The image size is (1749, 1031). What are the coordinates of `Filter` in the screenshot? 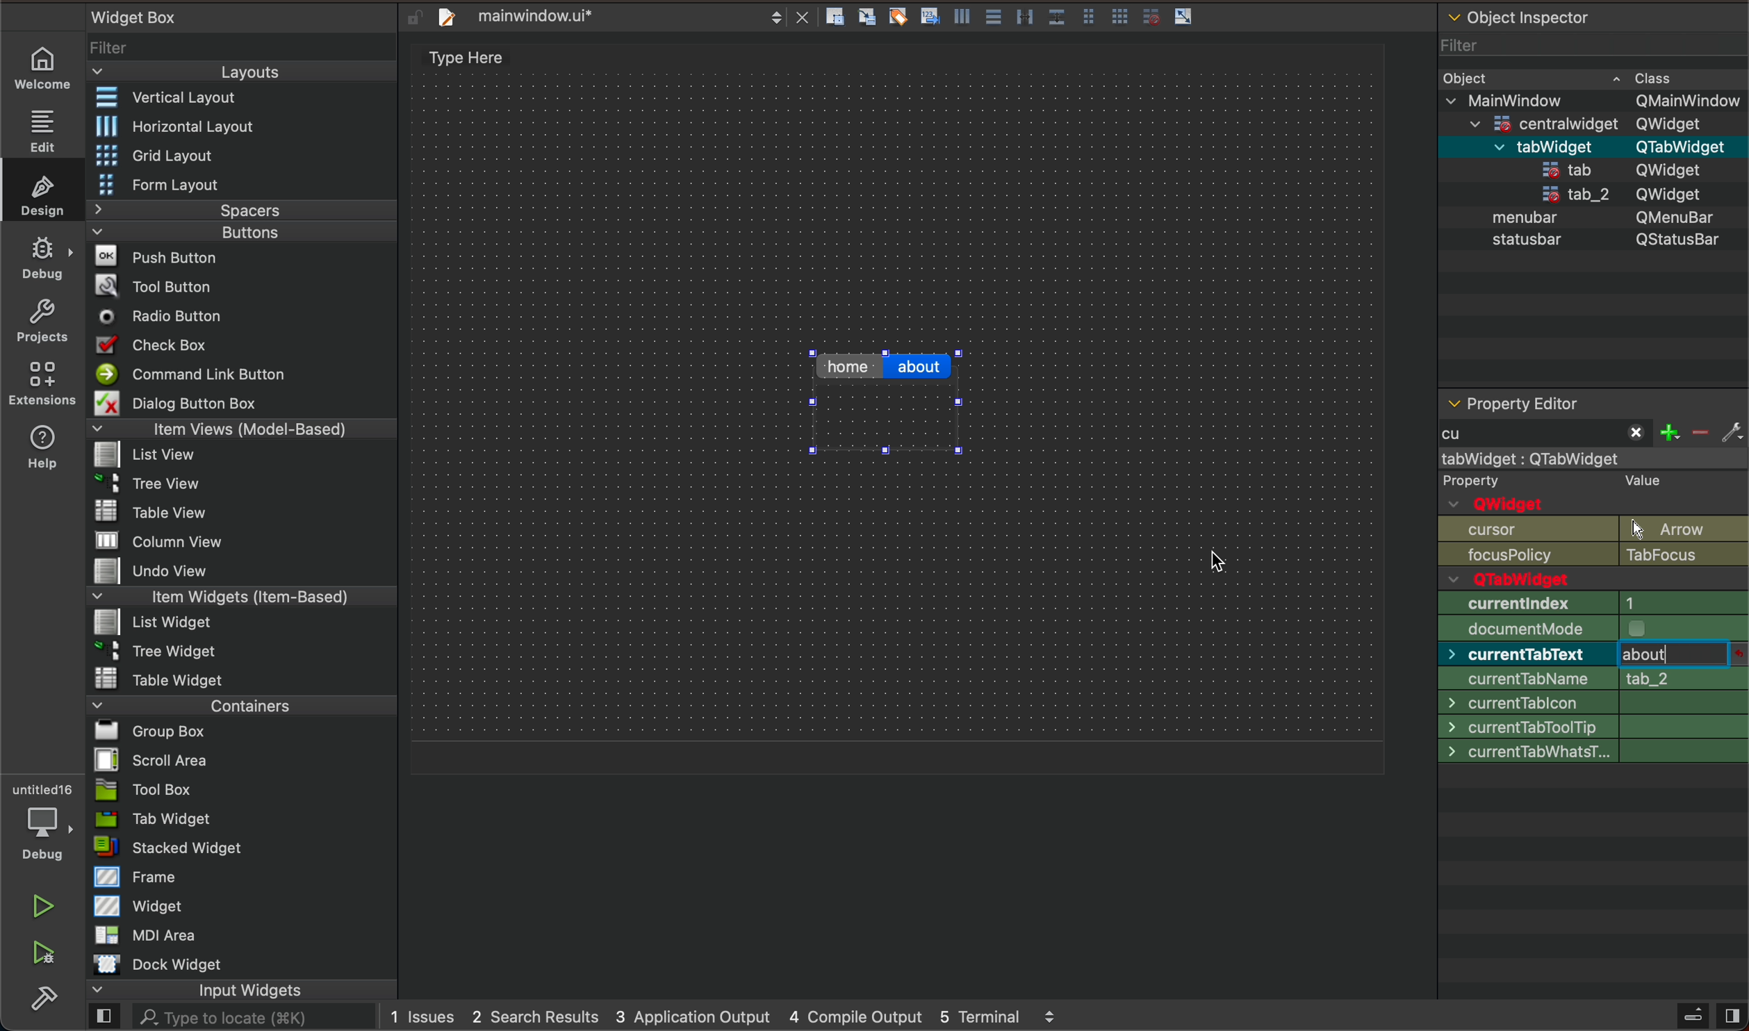 It's located at (114, 46).